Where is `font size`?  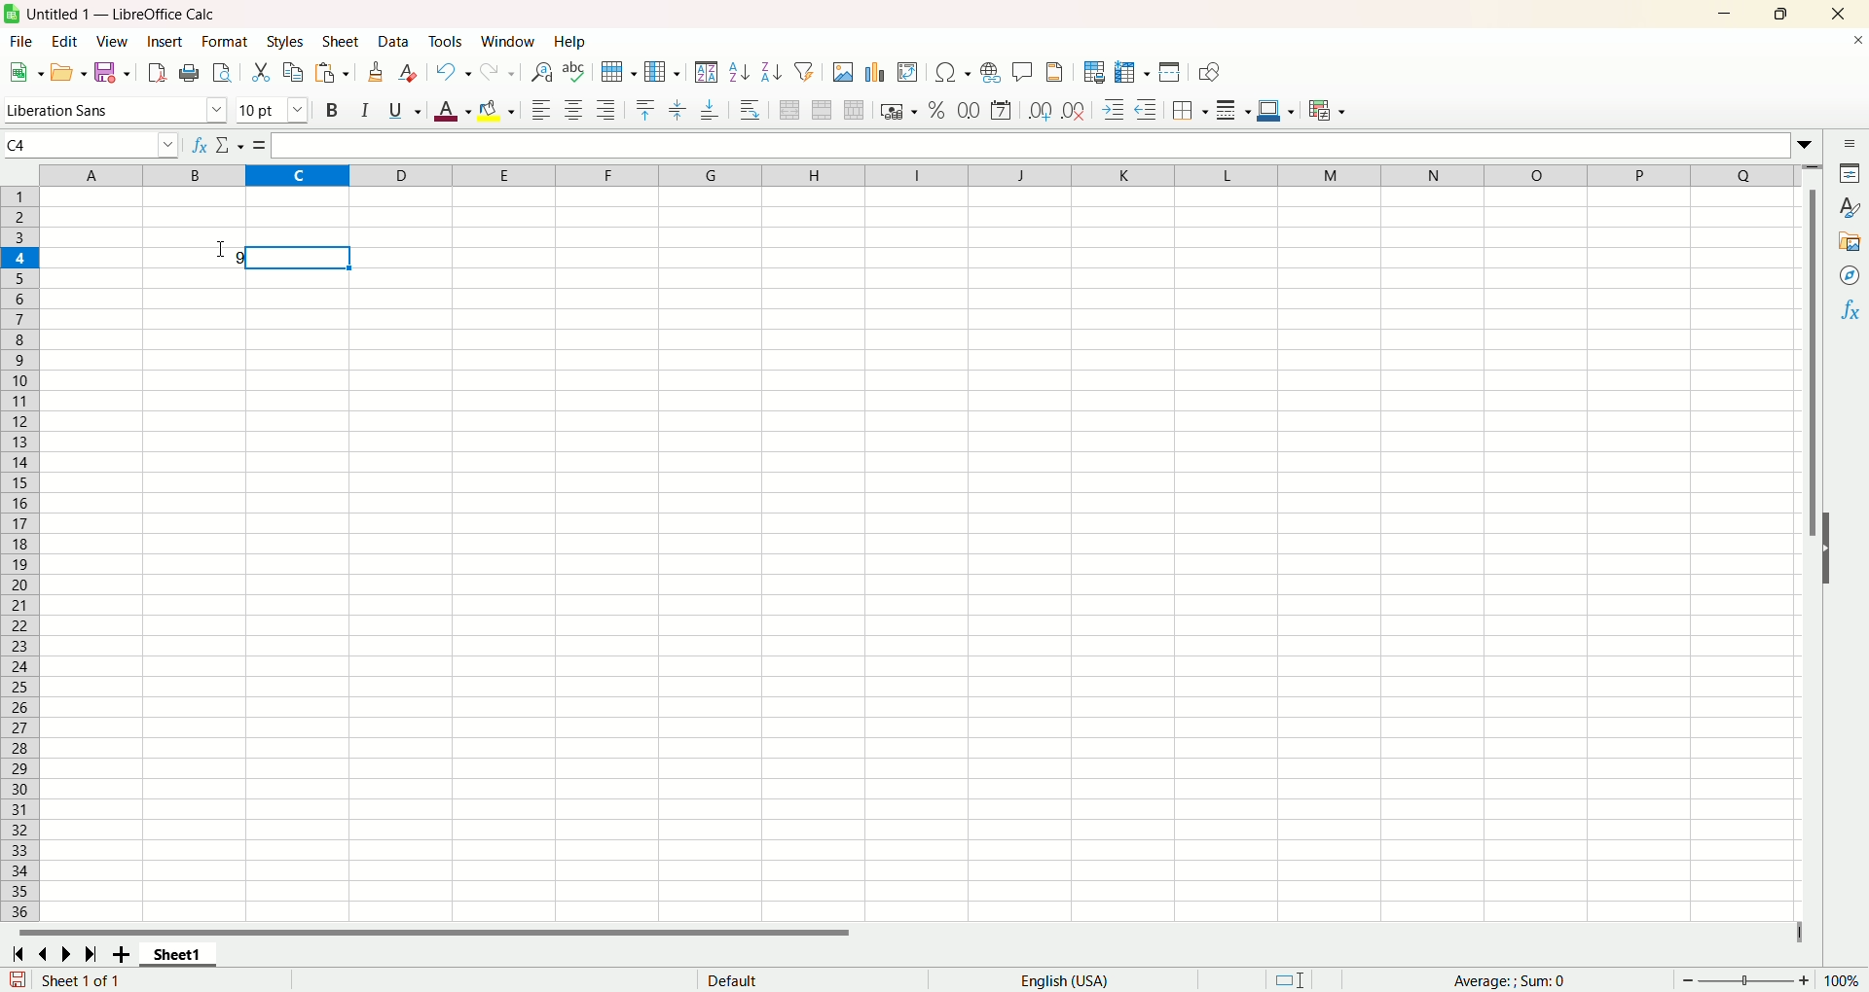 font size is located at coordinates (274, 111).